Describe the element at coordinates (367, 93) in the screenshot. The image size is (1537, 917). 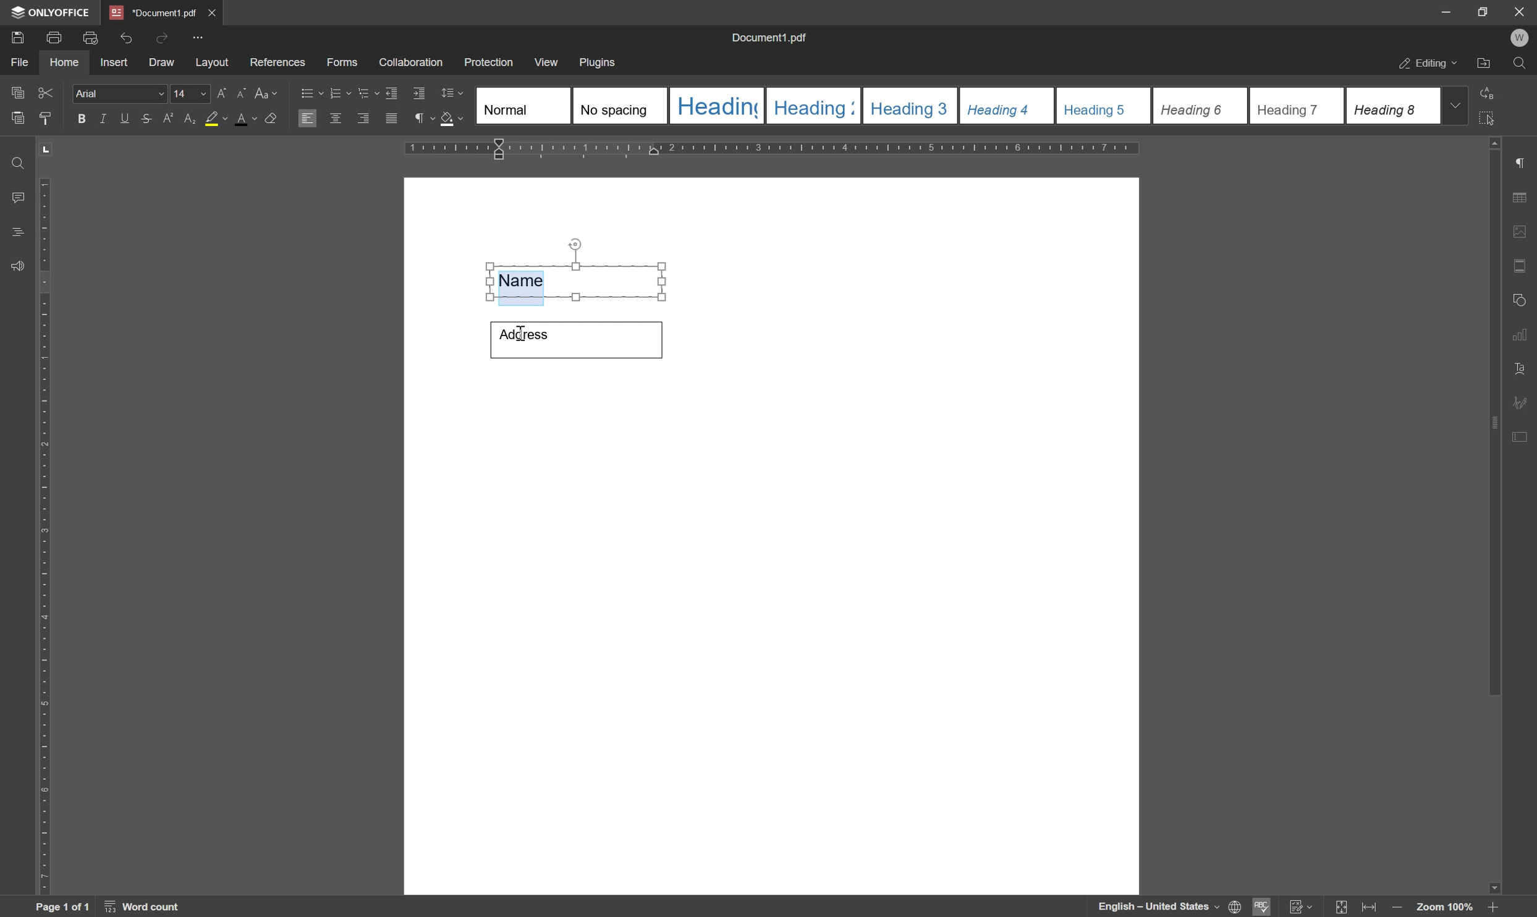
I see `multilevel list` at that location.